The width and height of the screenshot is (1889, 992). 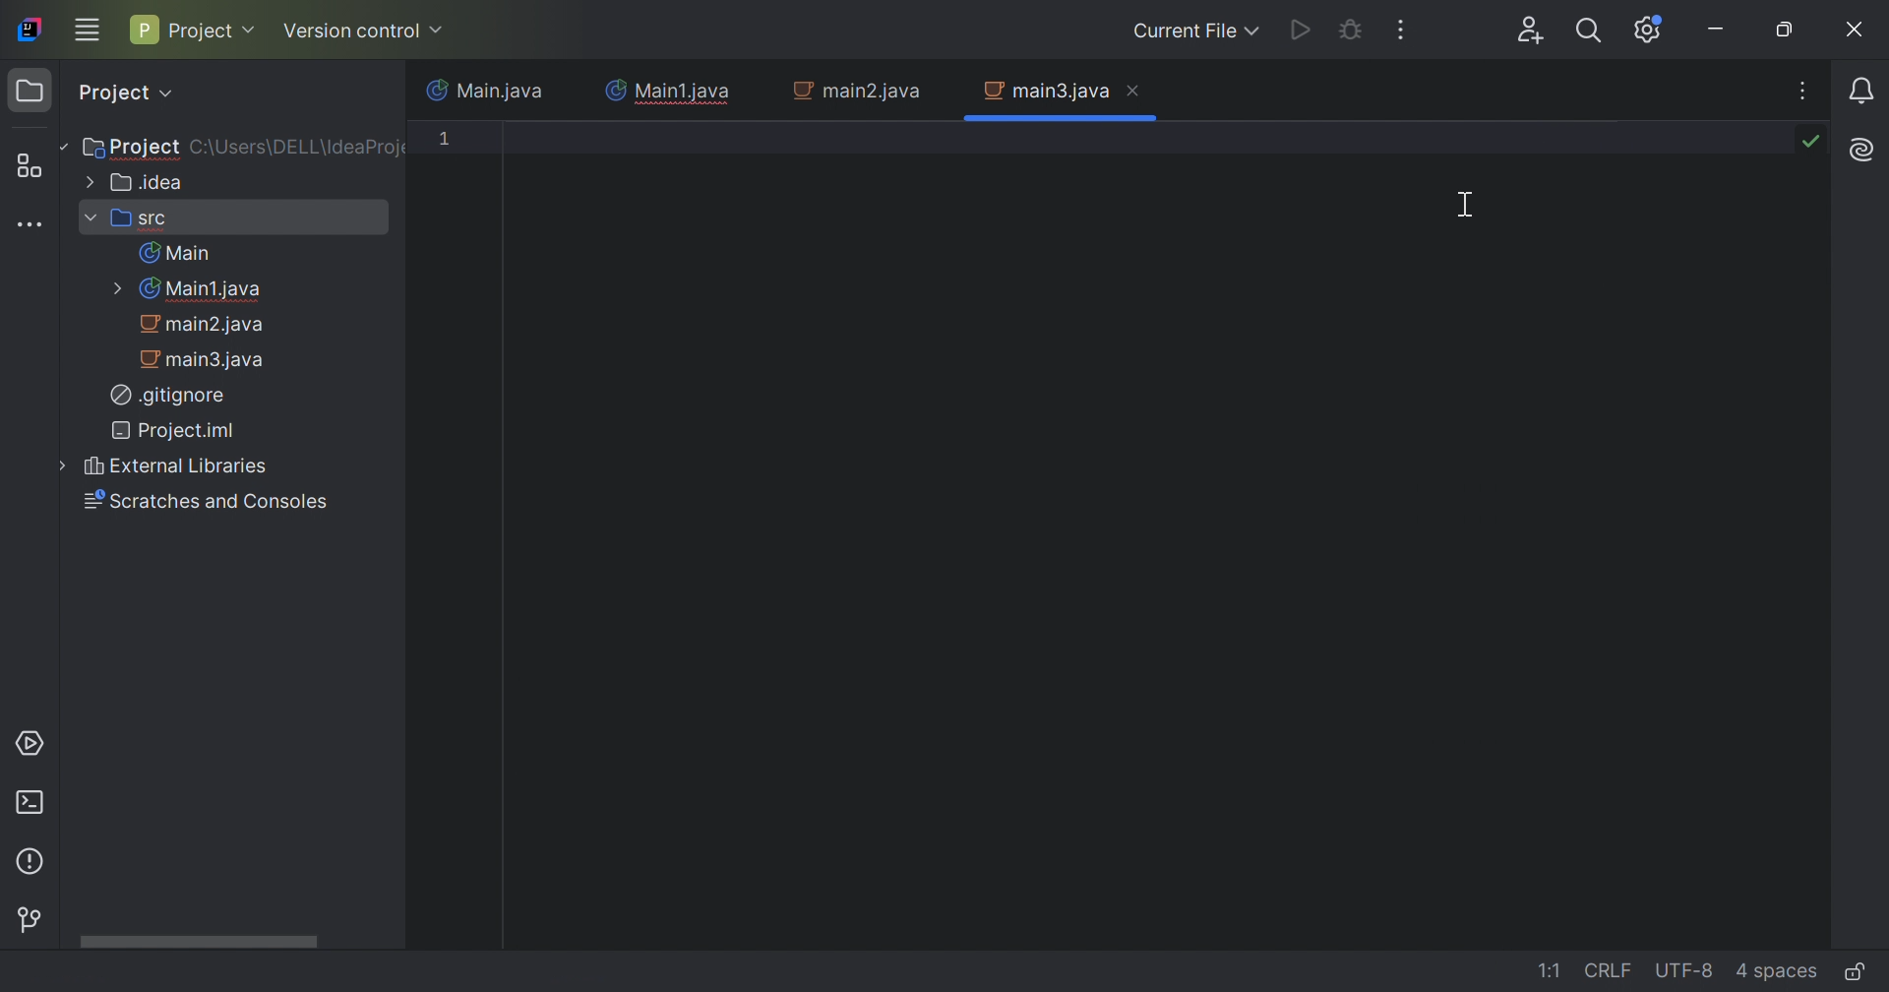 What do you see at coordinates (1859, 90) in the screenshot?
I see `Reminder` at bounding box center [1859, 90].